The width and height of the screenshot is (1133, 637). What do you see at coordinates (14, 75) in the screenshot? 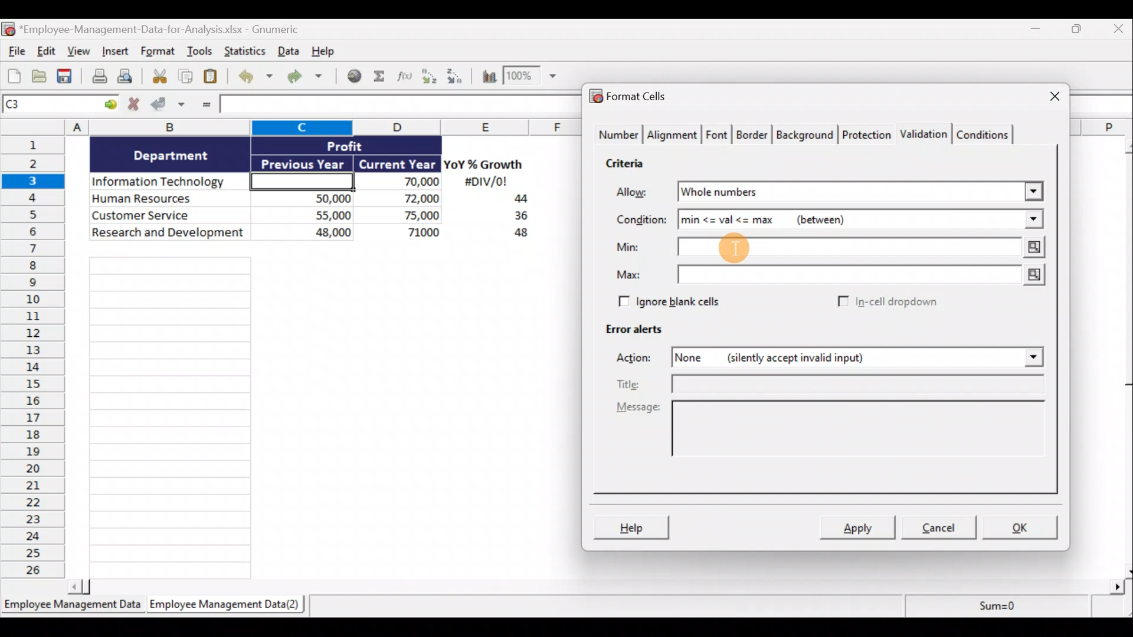
I see `Create new workbook` at bounding box center [14, 75].